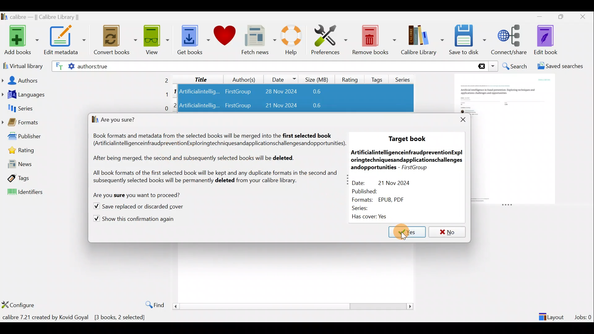 The image size is (594, 334). What do you see at coordinates (494, 66) in the screenshot?
I see `Search dropdown` at bounding box center [494, 66].